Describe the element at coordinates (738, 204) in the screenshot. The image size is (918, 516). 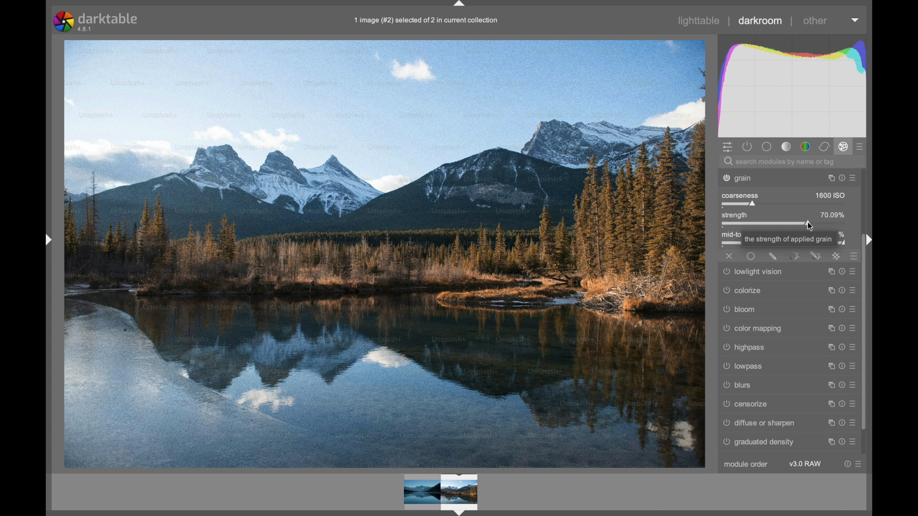
I see `slider` at that location.